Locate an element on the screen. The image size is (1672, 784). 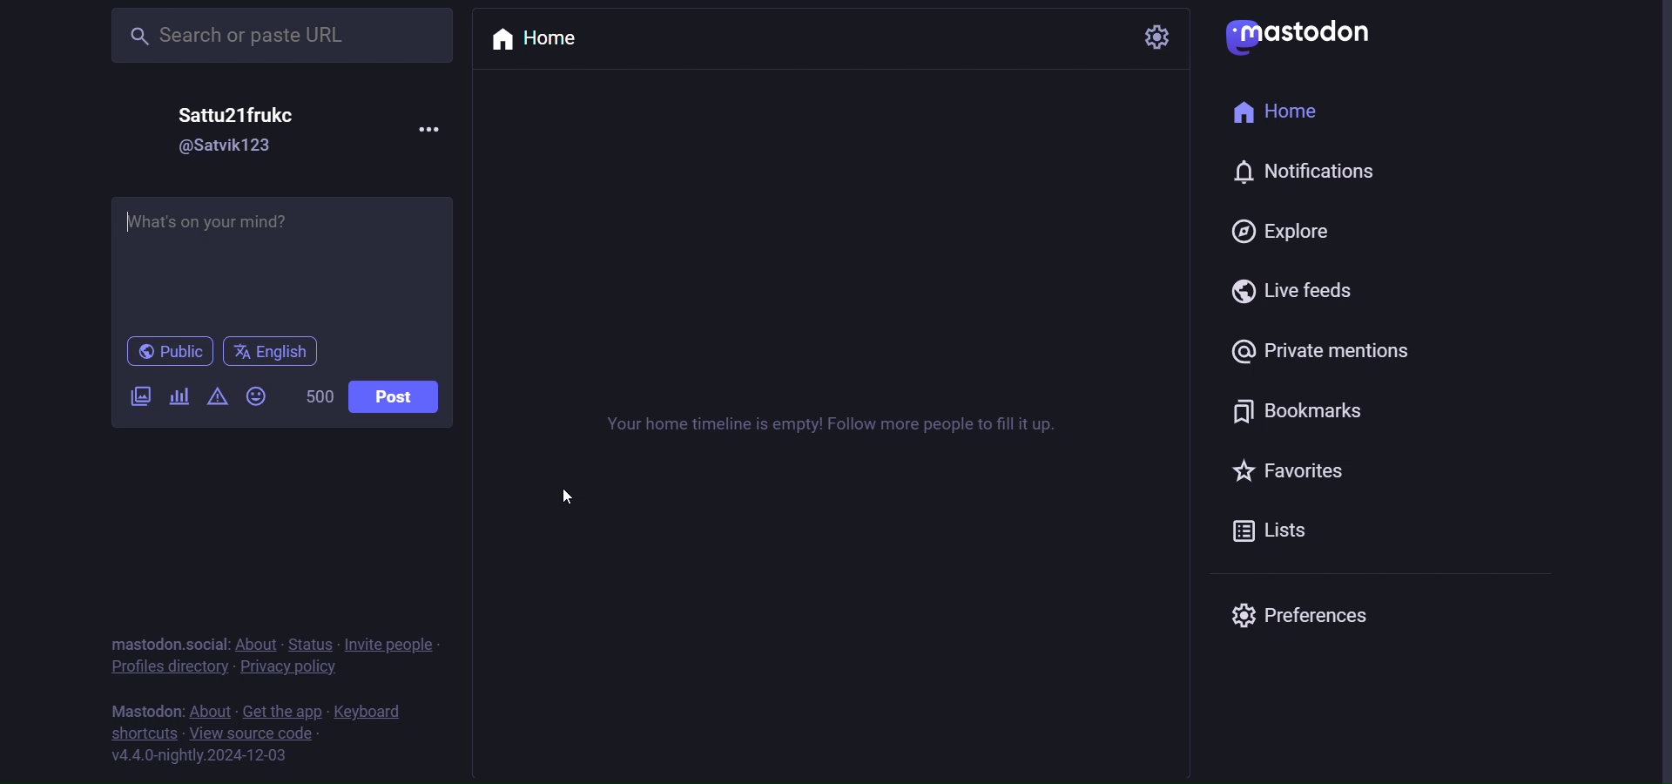
keyboard is located at coordinates (367, 711).